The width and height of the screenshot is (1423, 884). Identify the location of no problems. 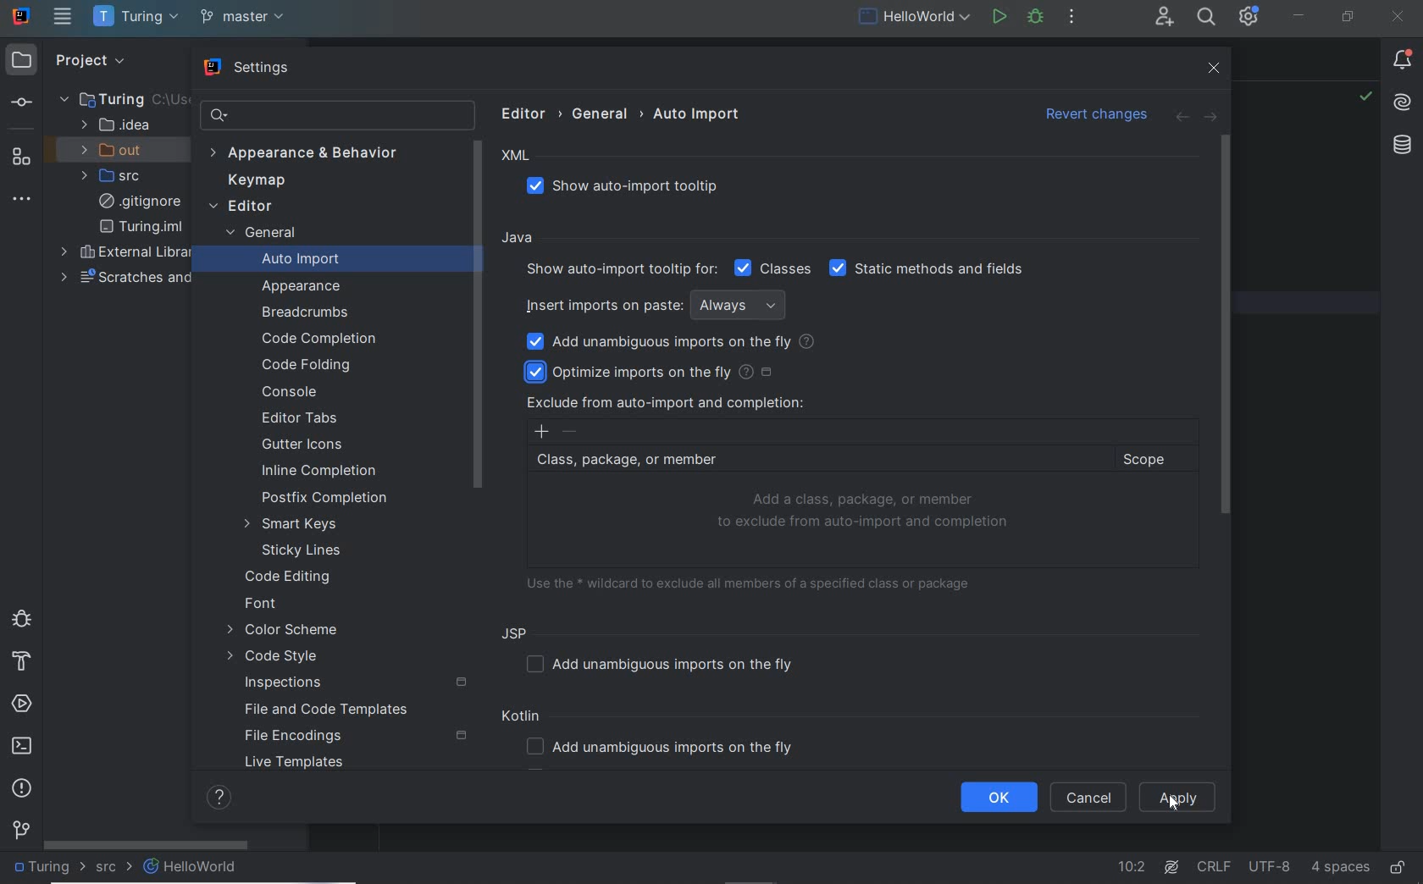
(1365, 98).